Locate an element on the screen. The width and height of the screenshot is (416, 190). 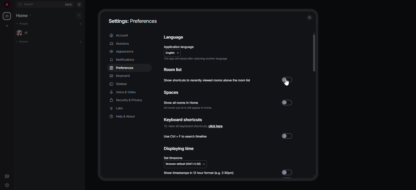
The app will reload after selecting another language is located at coordinates (195, 59).